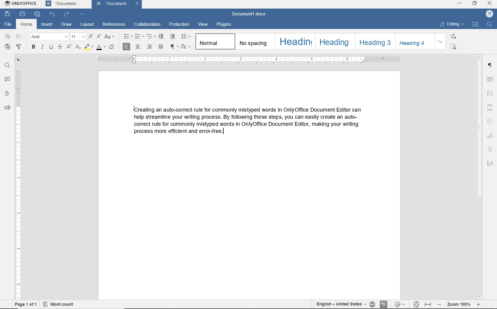 The width and height of the screenshot is (497, 309). Describe the element at coordinates (415, 304) in the screenshot. I see `fit to page` at that location.